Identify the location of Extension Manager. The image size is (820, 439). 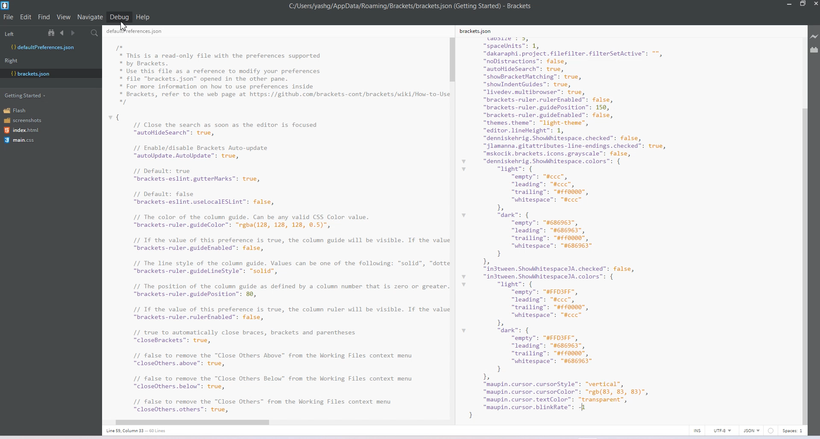
(814, 51).